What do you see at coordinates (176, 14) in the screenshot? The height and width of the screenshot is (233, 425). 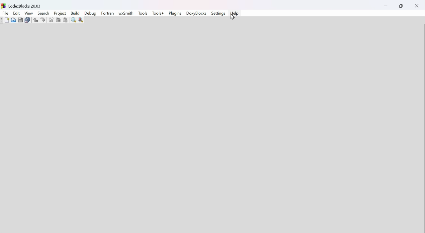 I see `Plugins` at bounding box center [176, 14].